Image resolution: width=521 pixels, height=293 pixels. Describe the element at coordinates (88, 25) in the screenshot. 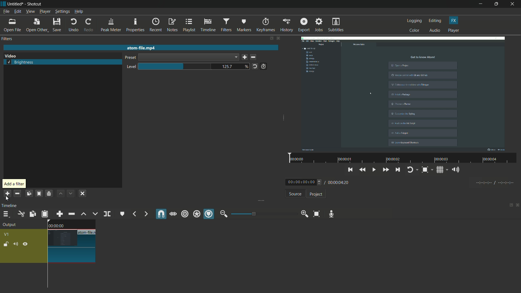

I see `redo` at that location.